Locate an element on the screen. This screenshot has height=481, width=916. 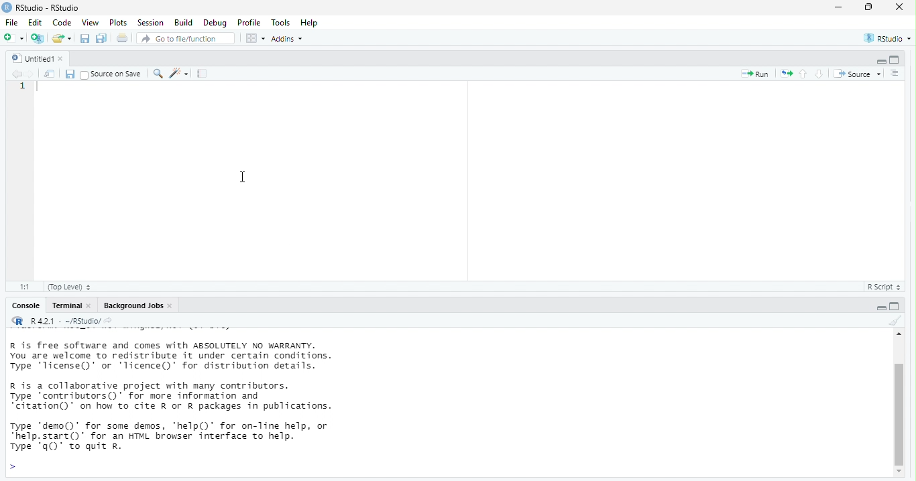
minimize is located at coordinates (839, 7).